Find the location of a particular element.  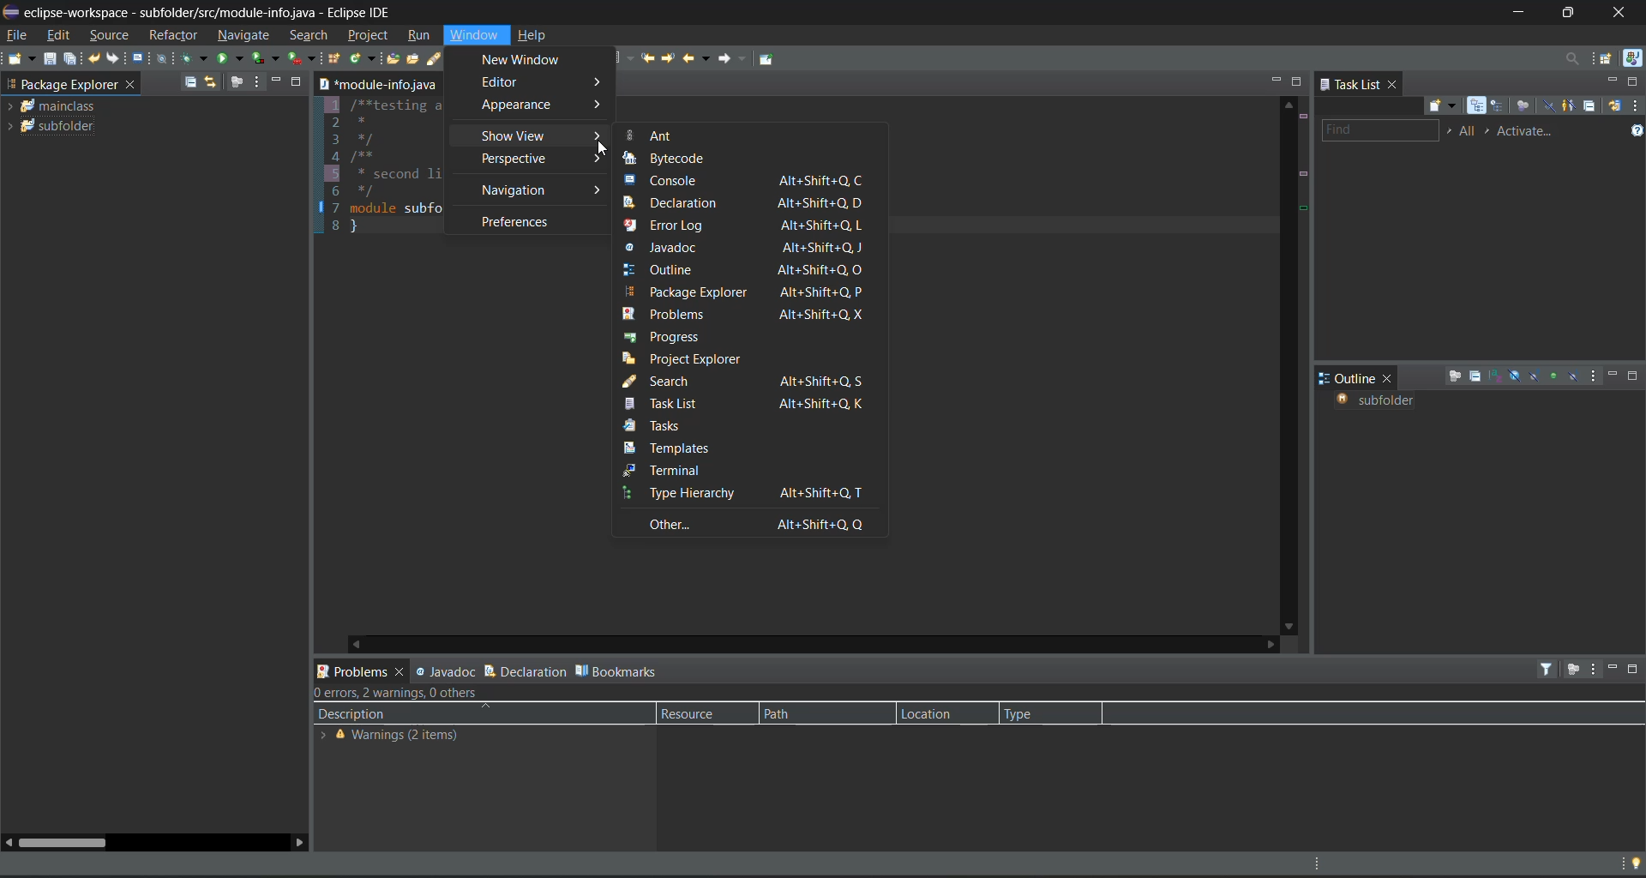

find is located at coordinates (1379, 132).